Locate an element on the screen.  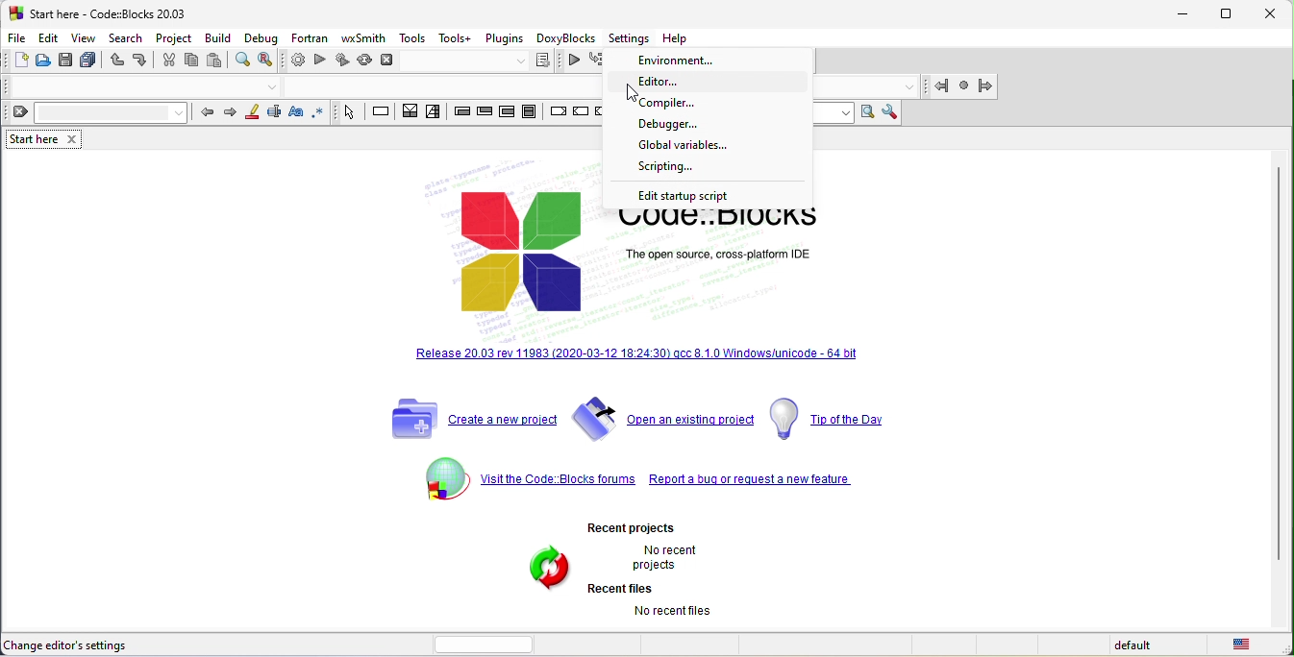
selected text is located at coordinates (278, 115).